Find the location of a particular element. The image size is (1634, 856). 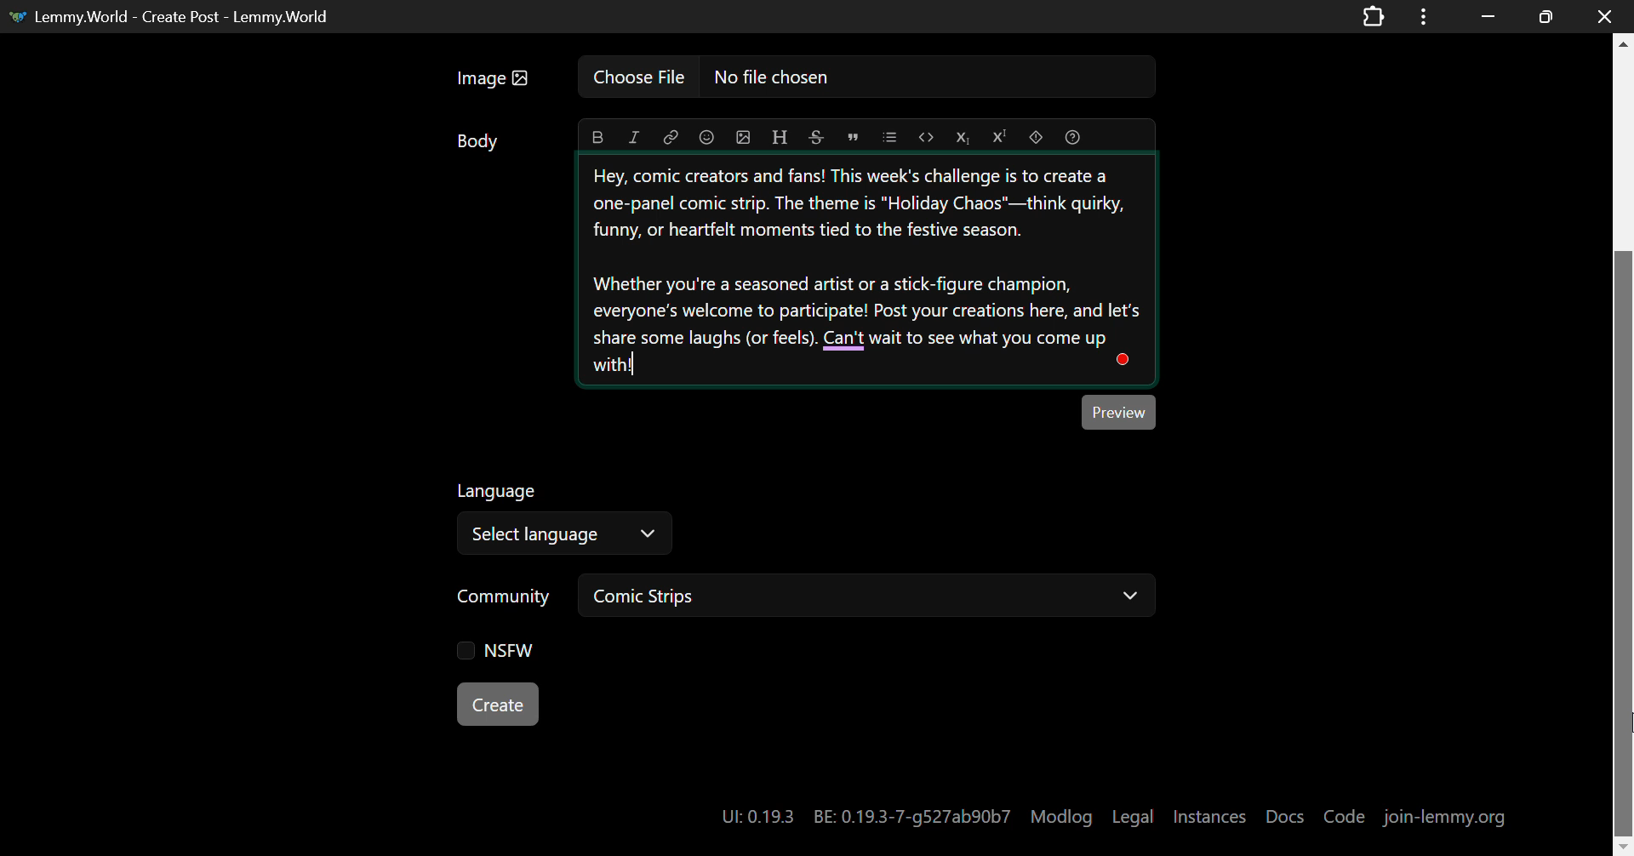

join-lemmy.org is located at coordinates (1447, 816).